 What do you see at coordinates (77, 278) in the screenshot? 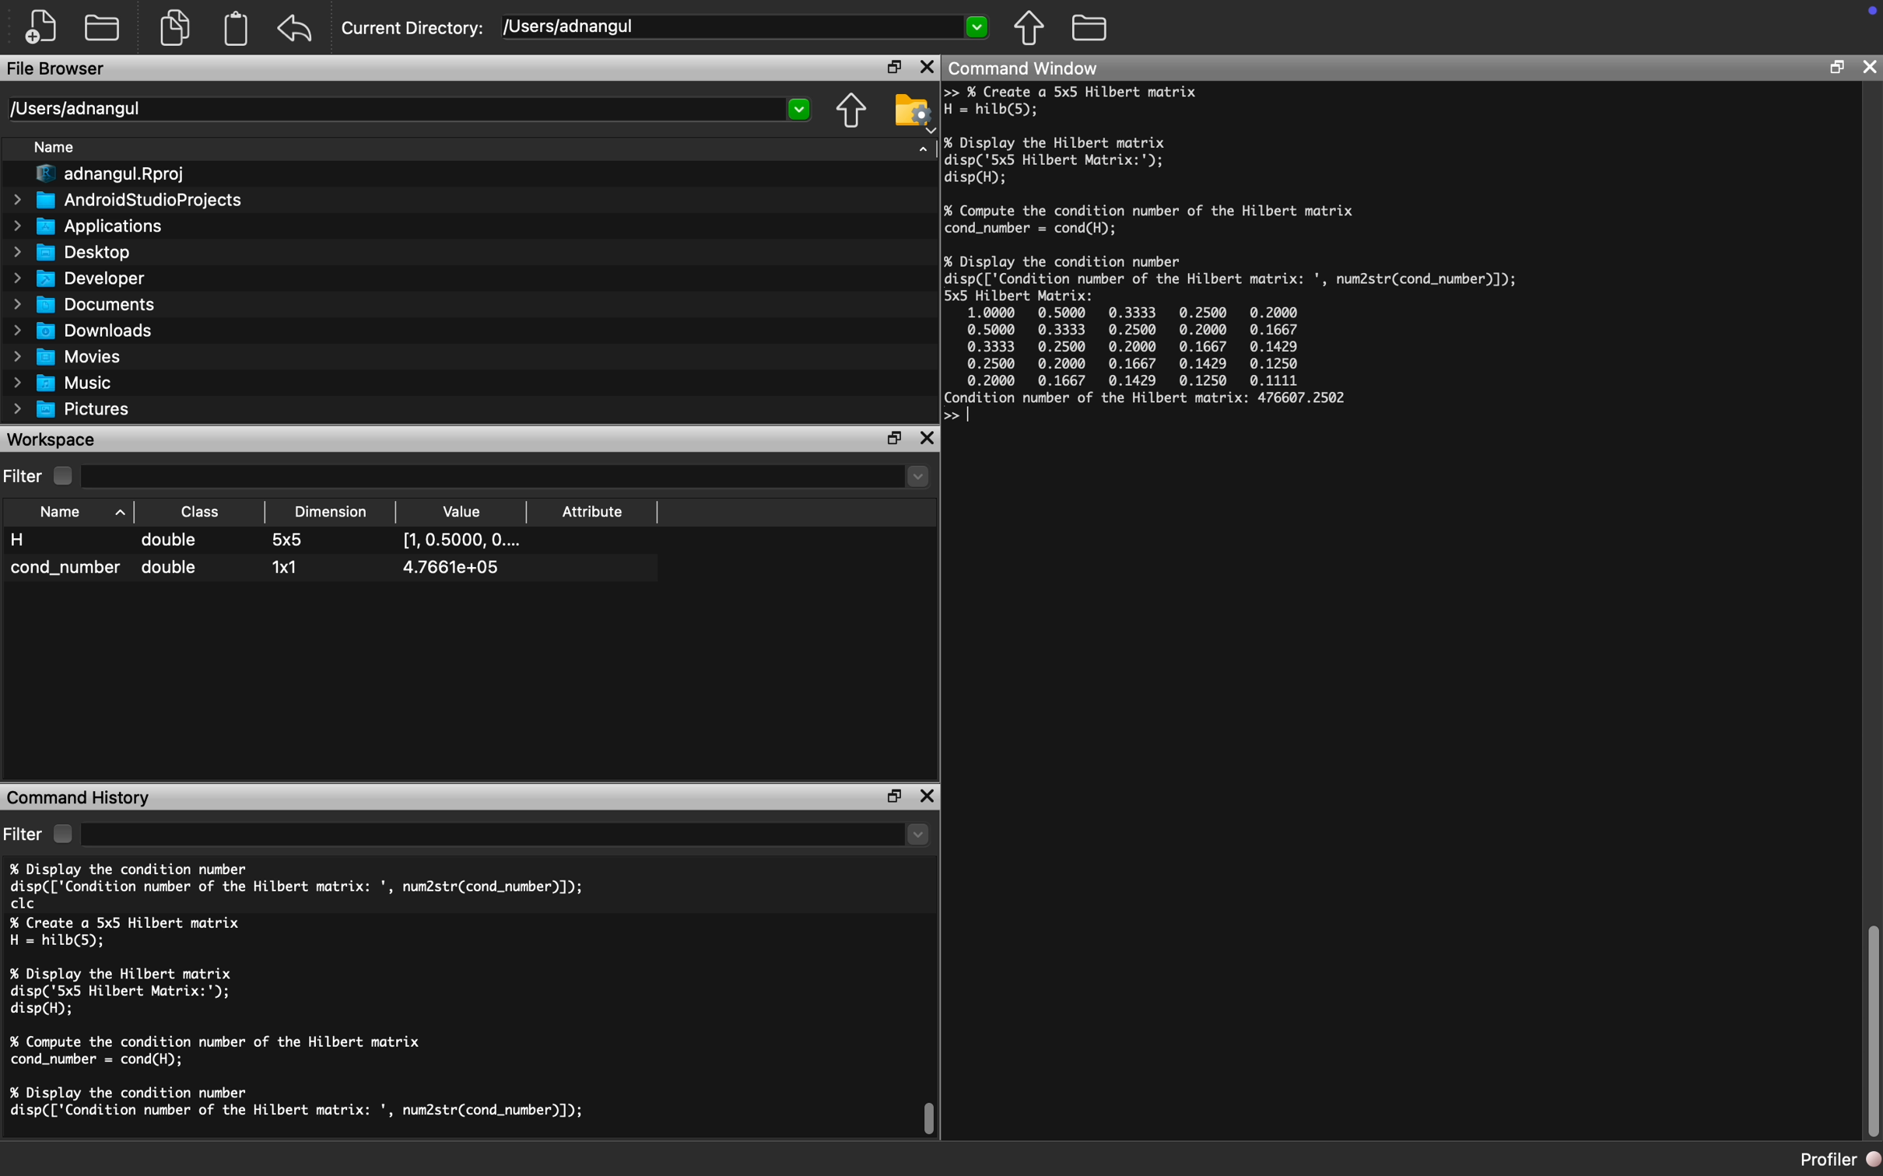
I see `Developer` at bounding box center [77, 278].